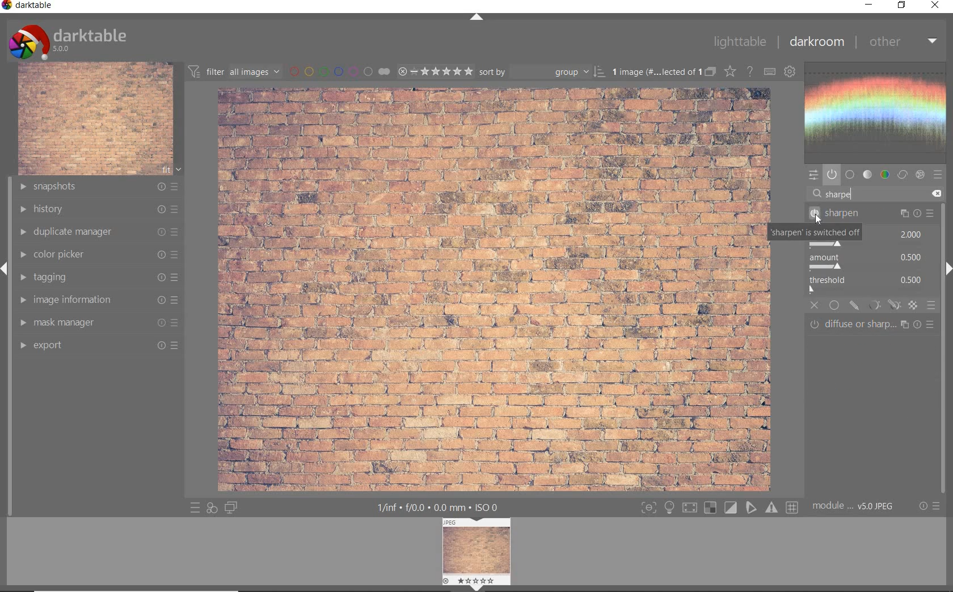 The width and height of the screenshot is (953, 592). What do you see at coordinates (835, 306) in the screenshot?
I see `UNIFORMLY` at bounding box center [835, 306].